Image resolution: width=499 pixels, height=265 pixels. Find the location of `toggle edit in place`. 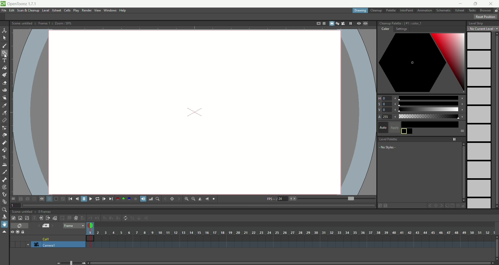

toggle edit in place is located at coordinates (55, 218).